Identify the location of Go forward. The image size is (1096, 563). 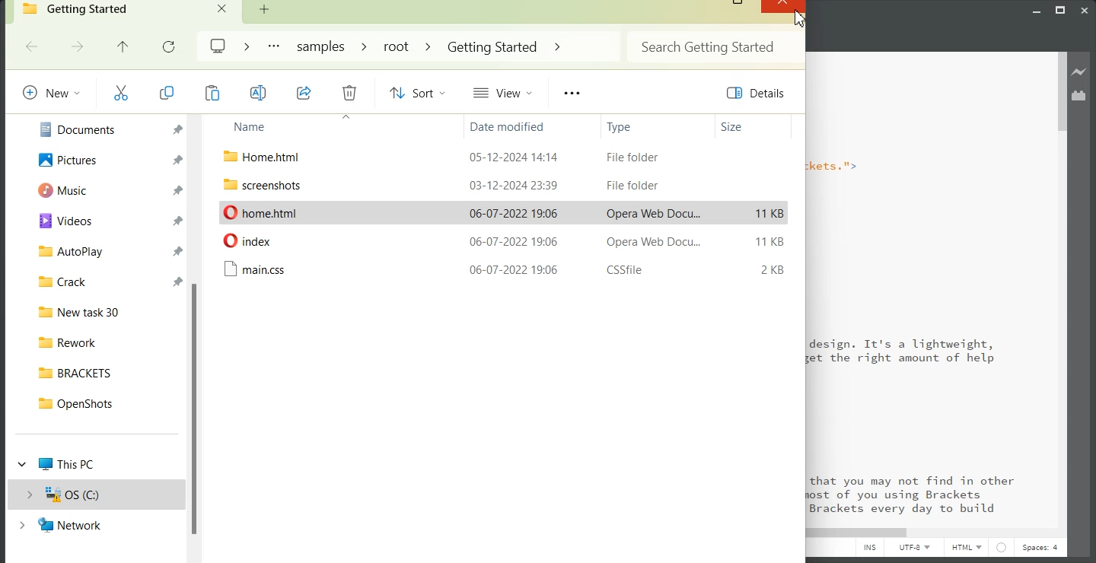
(78, 46).